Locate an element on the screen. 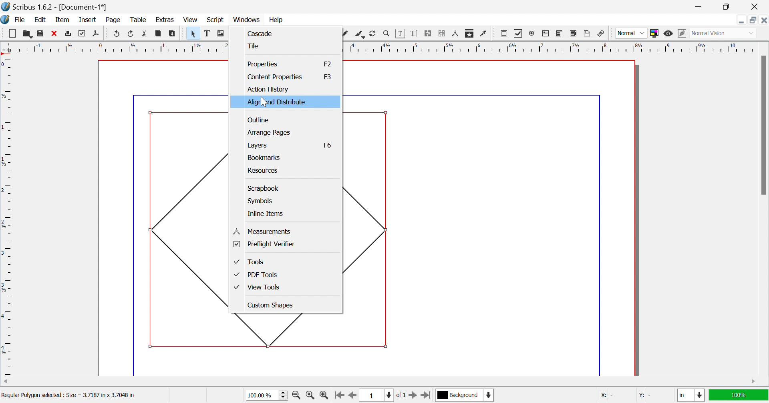  Help is located at coordinates (276, 20).